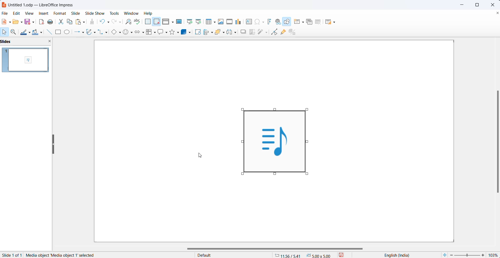  Describe the element at coordinates (461, 4) in the screenshot. I see `minimize` at that location.